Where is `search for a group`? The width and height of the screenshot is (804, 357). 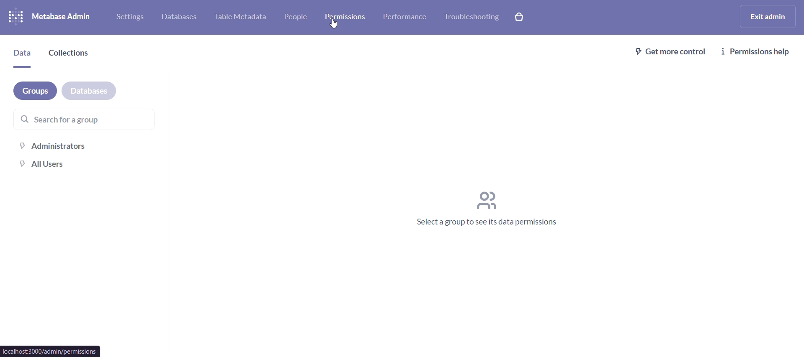 search for a group is located at coordinates (83, 118).